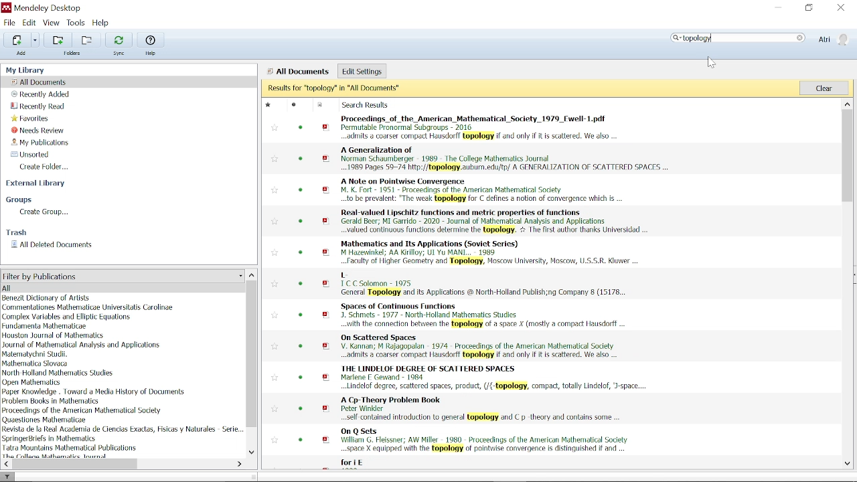  What do you see at coordinates (303, 285) in the screenshot?
I see `read` at bounding box center [303, 285].